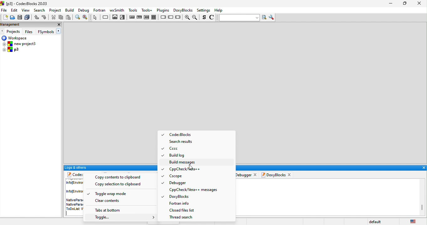 This screenshot has height=225, width=427. I want to click on clear contents, so click(109, 201).